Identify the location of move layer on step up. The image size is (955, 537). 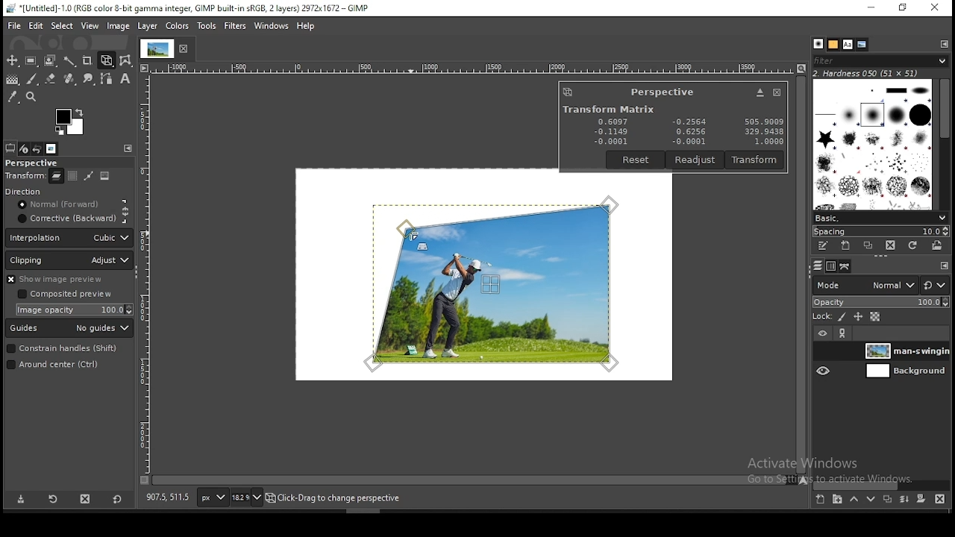
(852, 499).